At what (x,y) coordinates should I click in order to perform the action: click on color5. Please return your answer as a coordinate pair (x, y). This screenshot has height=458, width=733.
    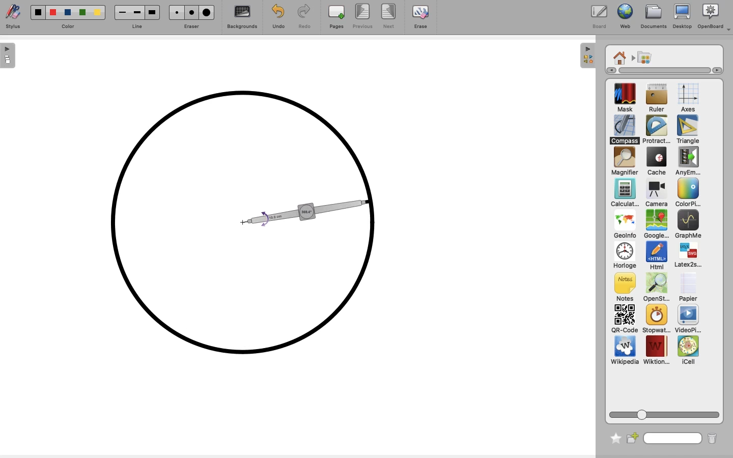
    Looking at the image, I should click on (97, 13).